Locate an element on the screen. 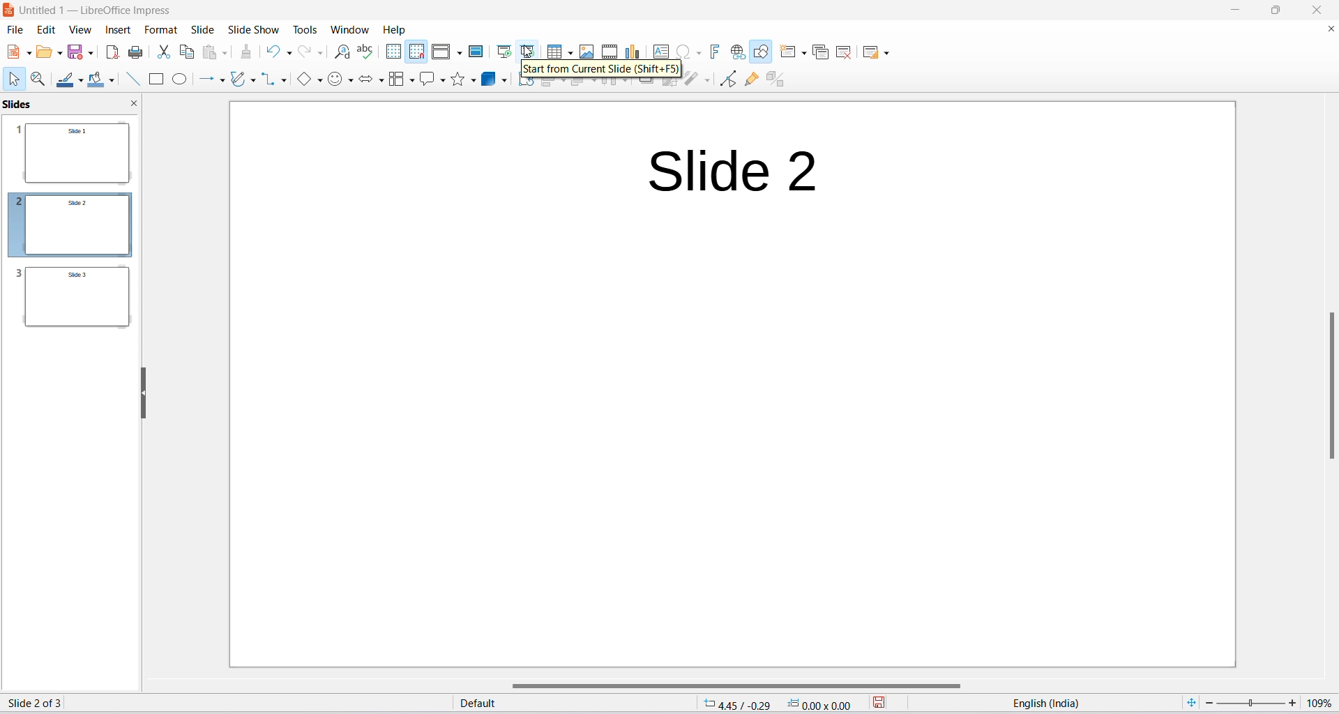 The image size is (1339, 714). redo options is located at coordinates (324, 52).